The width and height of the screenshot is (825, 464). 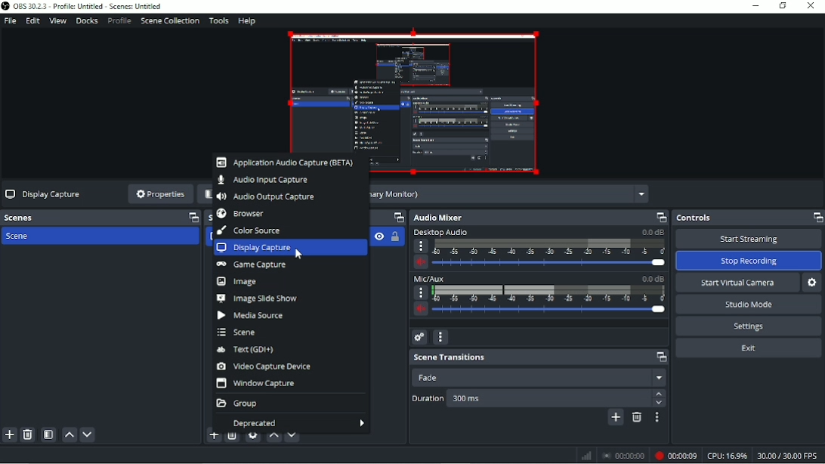 What do you see at coordinates (252, 316) in the screenshot?
I see `Media source` at bounding box center [252, 316].